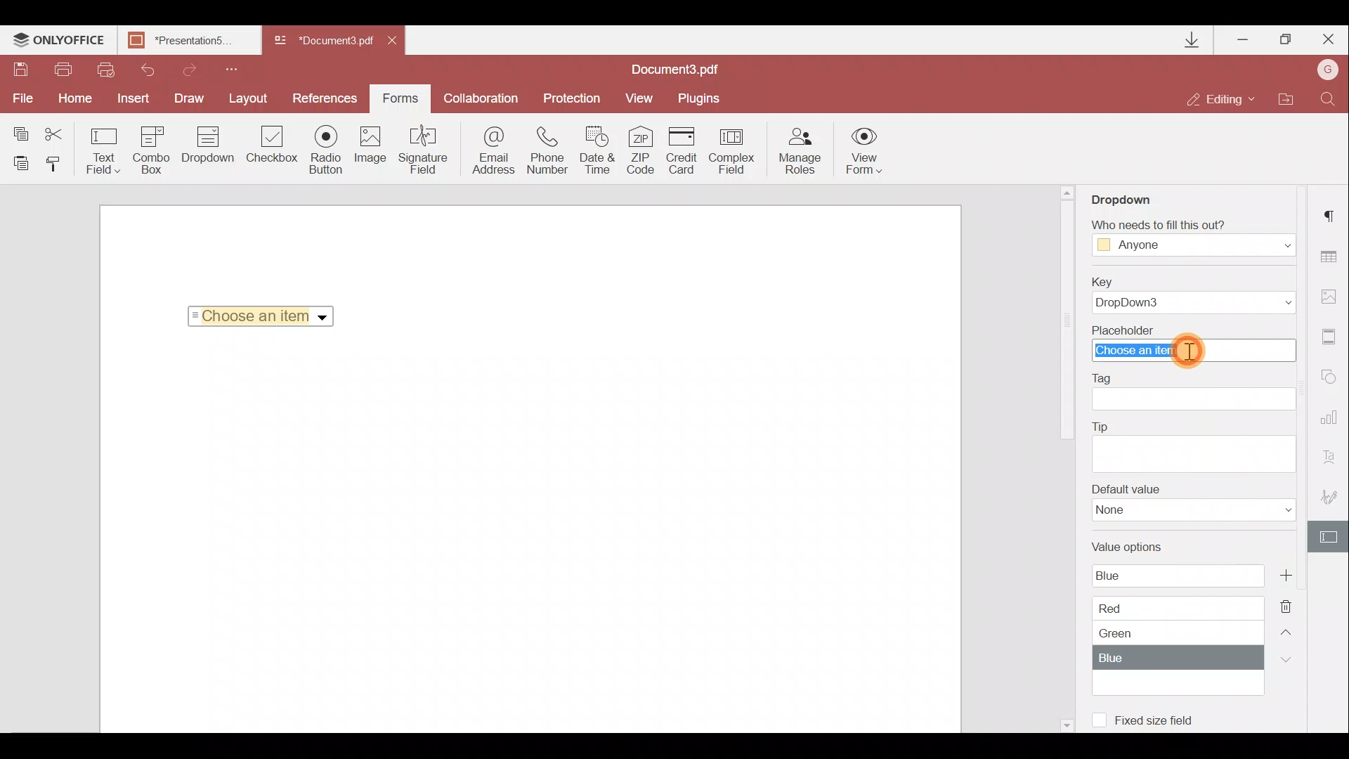 Image resolution: width=1349 pixels, height=759 pixels. Describe the element at coordinates (67, 70) in the screenshot. I see `Print file` at that location.